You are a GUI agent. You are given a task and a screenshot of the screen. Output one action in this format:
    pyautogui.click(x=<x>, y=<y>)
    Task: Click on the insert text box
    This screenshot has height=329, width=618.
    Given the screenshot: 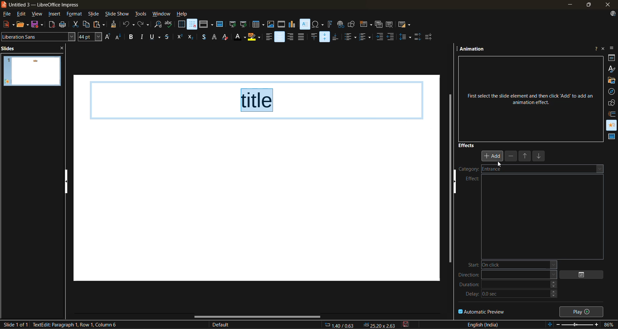 What is the action you would take?
    pyautogui.click(x=304, y=24)
    